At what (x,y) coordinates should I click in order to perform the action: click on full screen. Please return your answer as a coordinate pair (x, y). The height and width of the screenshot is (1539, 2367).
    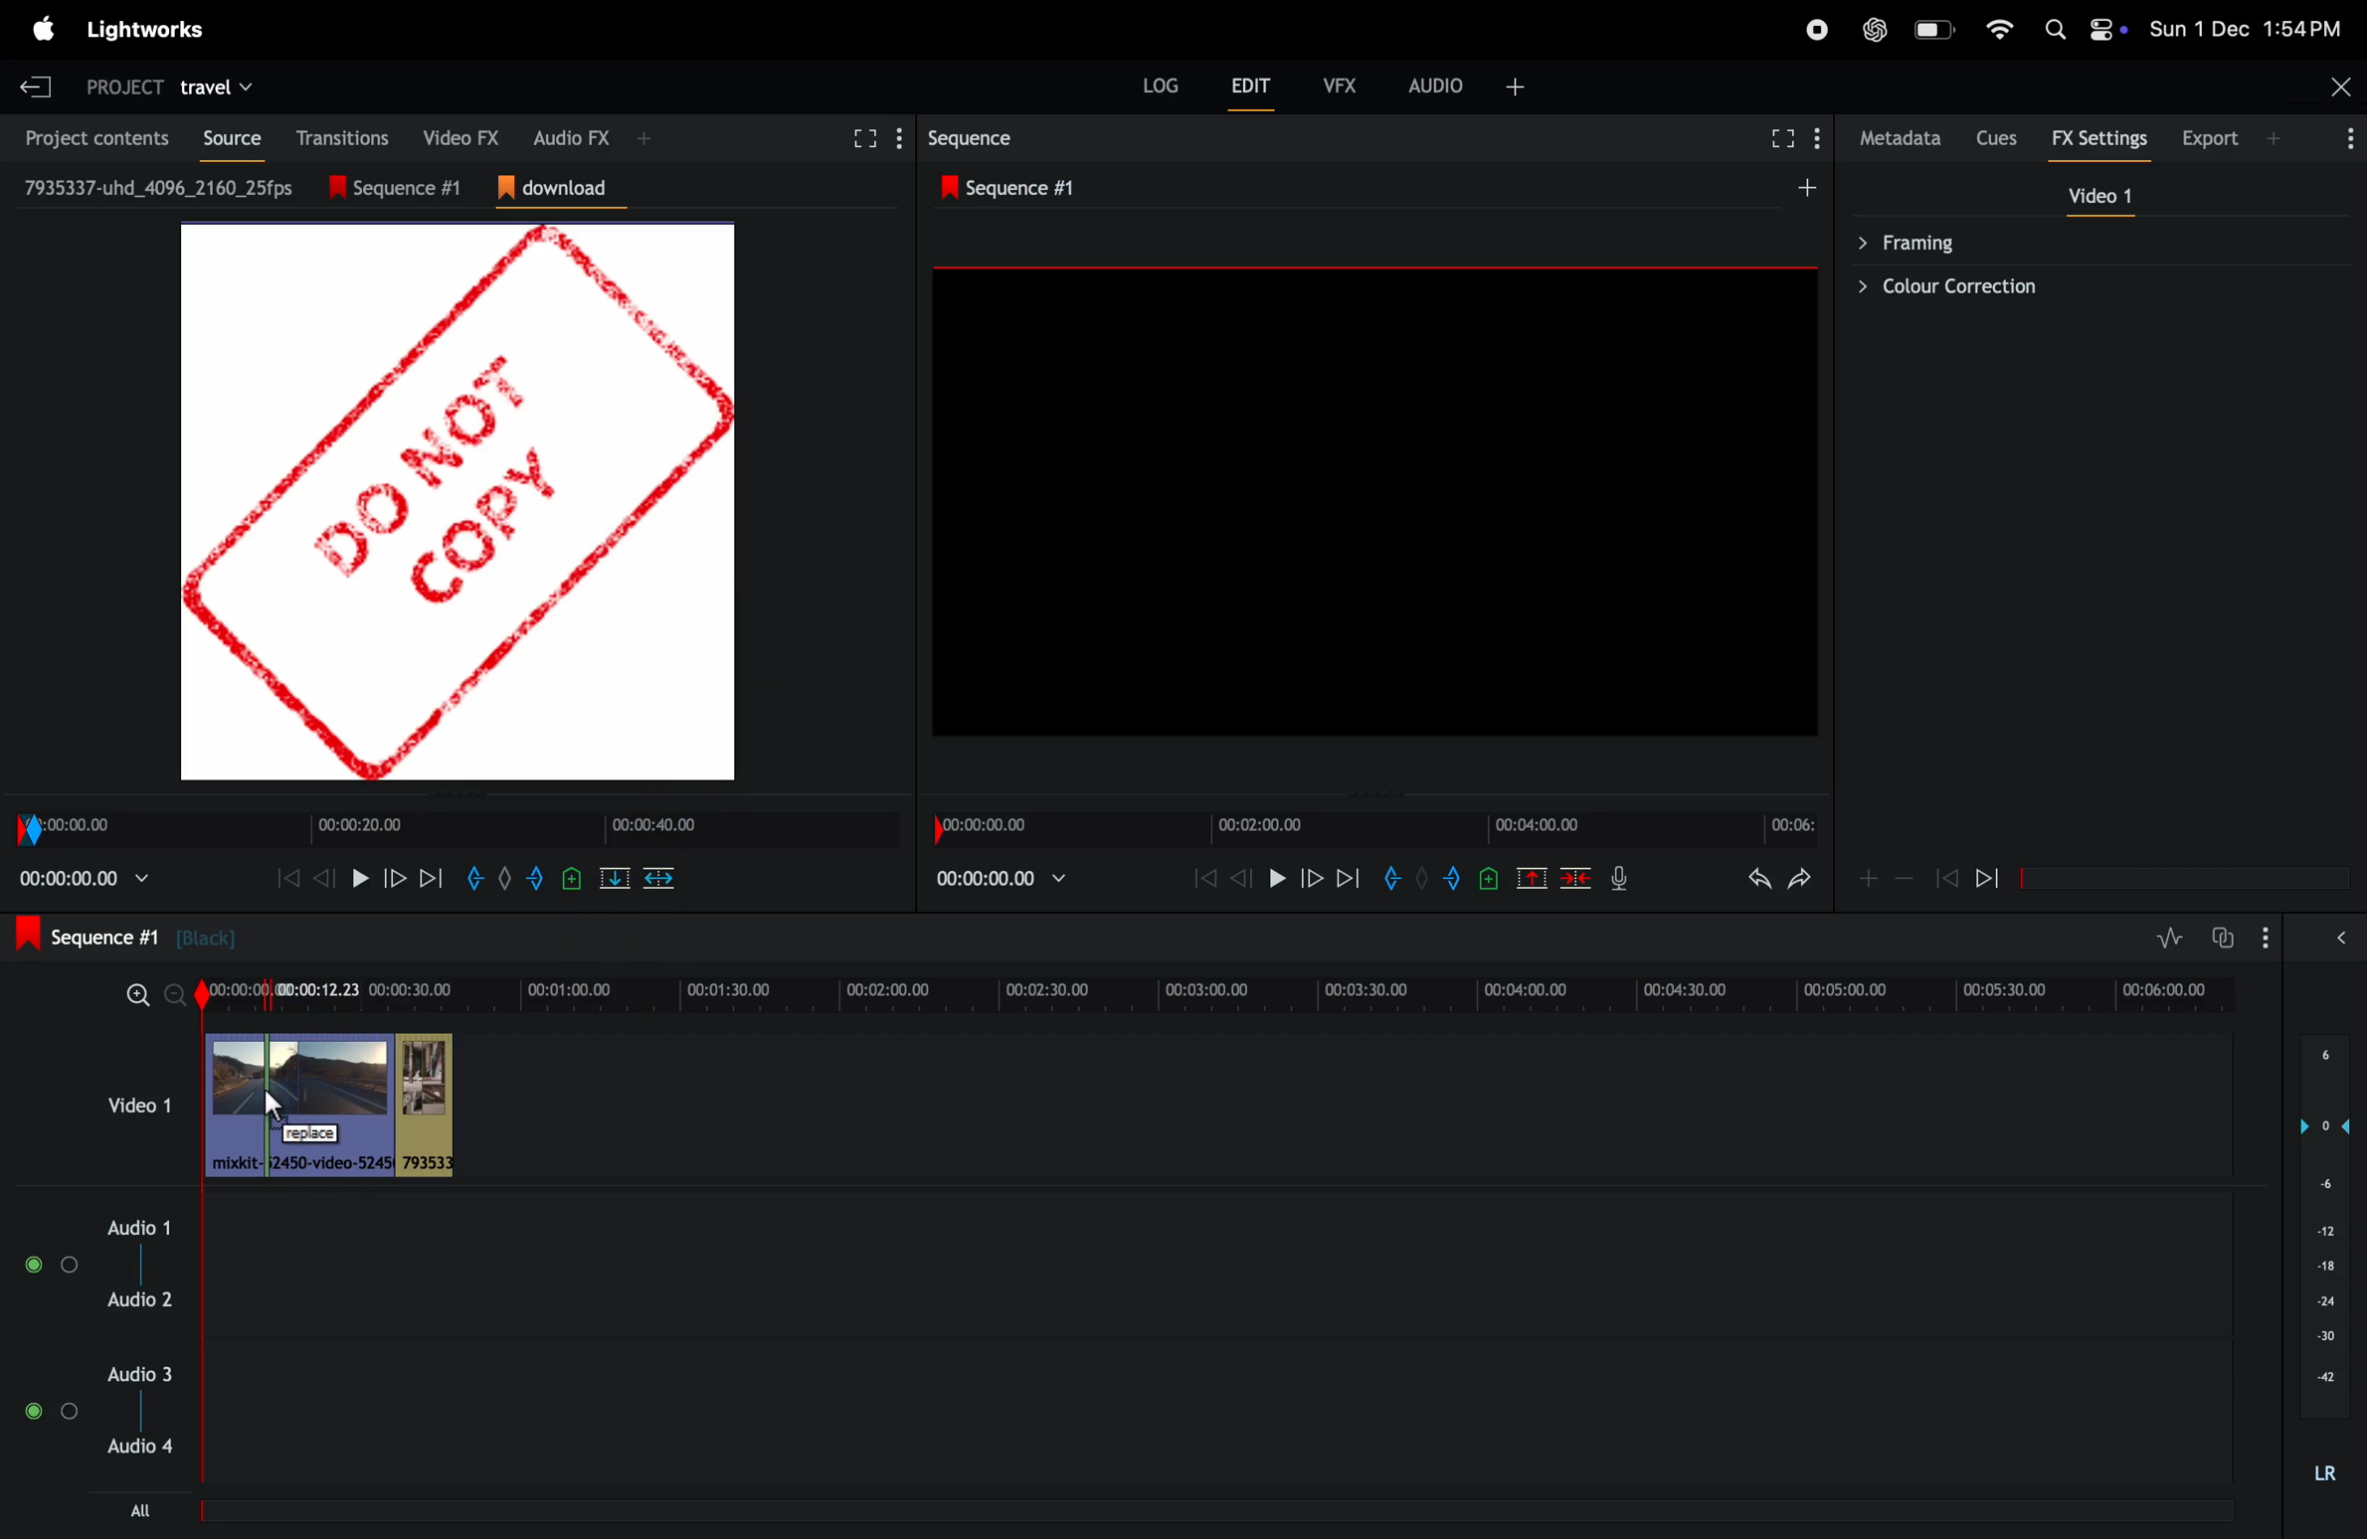
    Looking at the image, I should click on (861, 139).